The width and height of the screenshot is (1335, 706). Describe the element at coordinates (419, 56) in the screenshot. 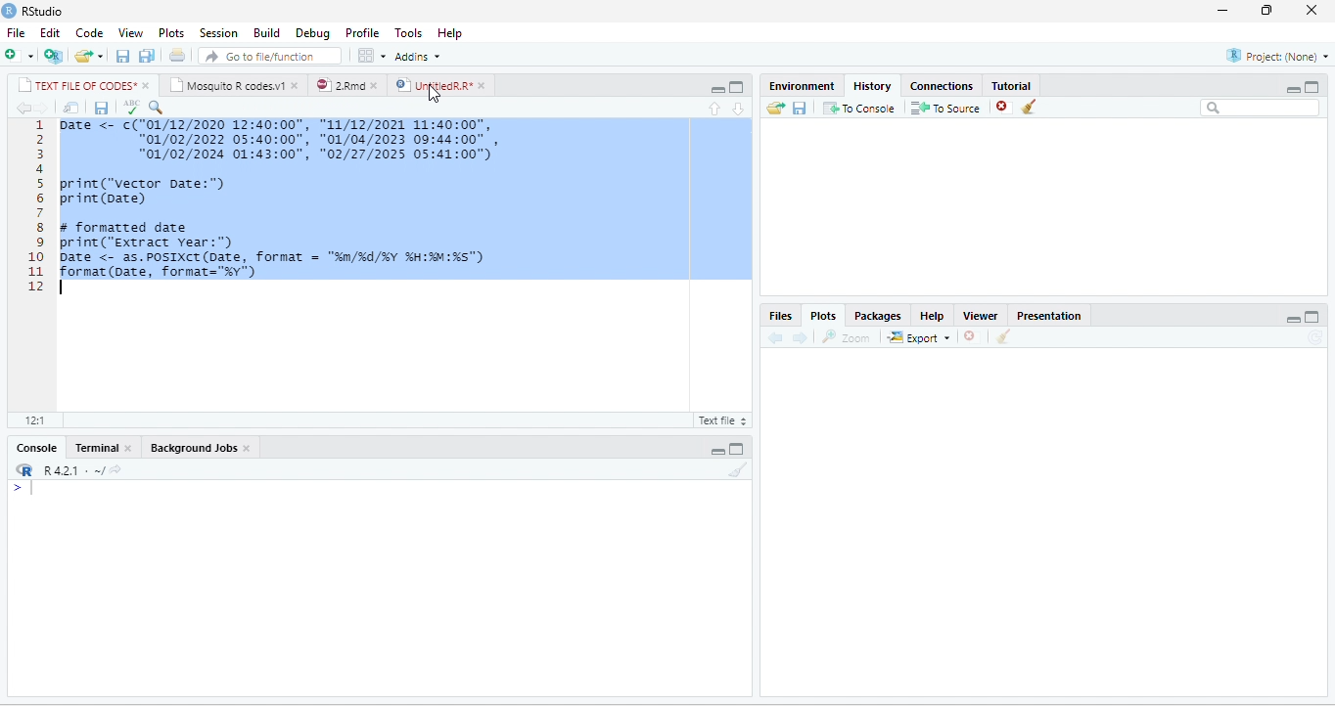

I see `Addins` at that location.